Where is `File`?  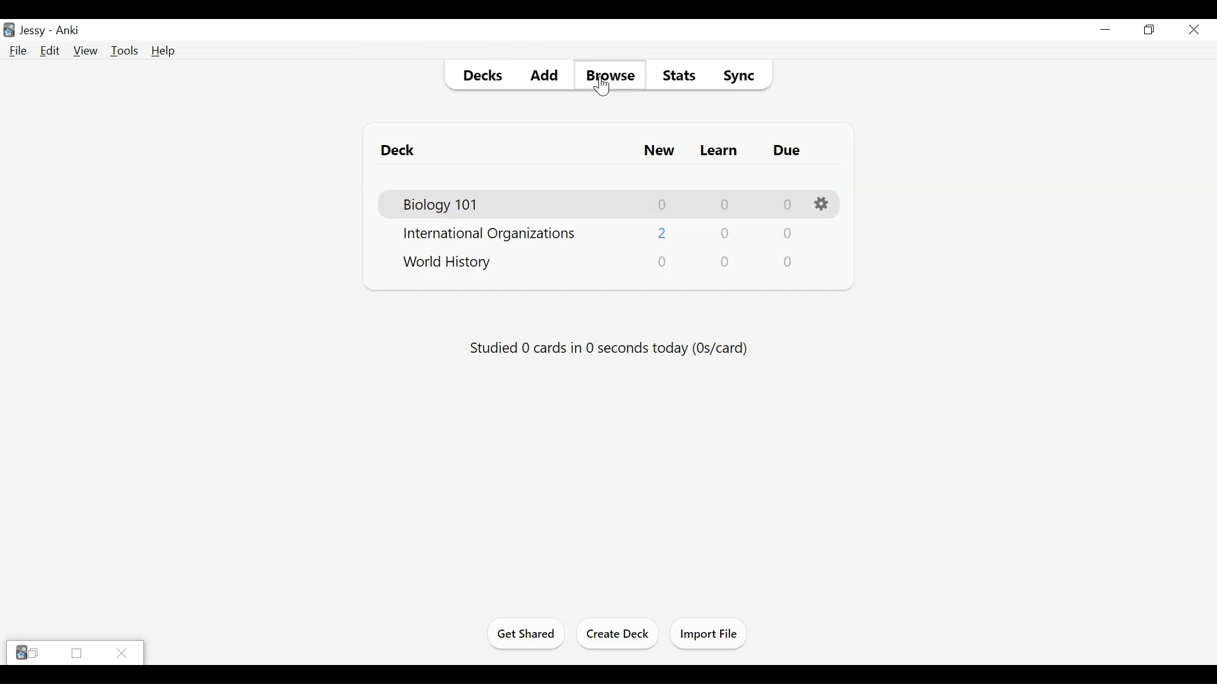 File is located at coordinates (16, 51).